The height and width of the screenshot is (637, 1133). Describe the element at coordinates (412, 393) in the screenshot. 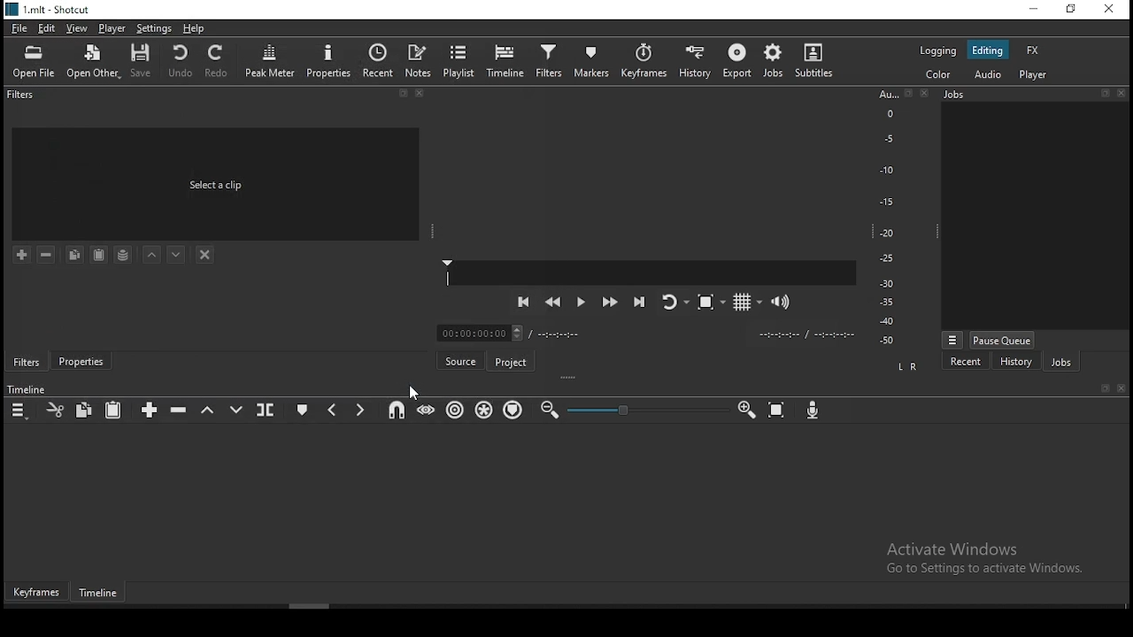

I see `mouse pointer` at that location.